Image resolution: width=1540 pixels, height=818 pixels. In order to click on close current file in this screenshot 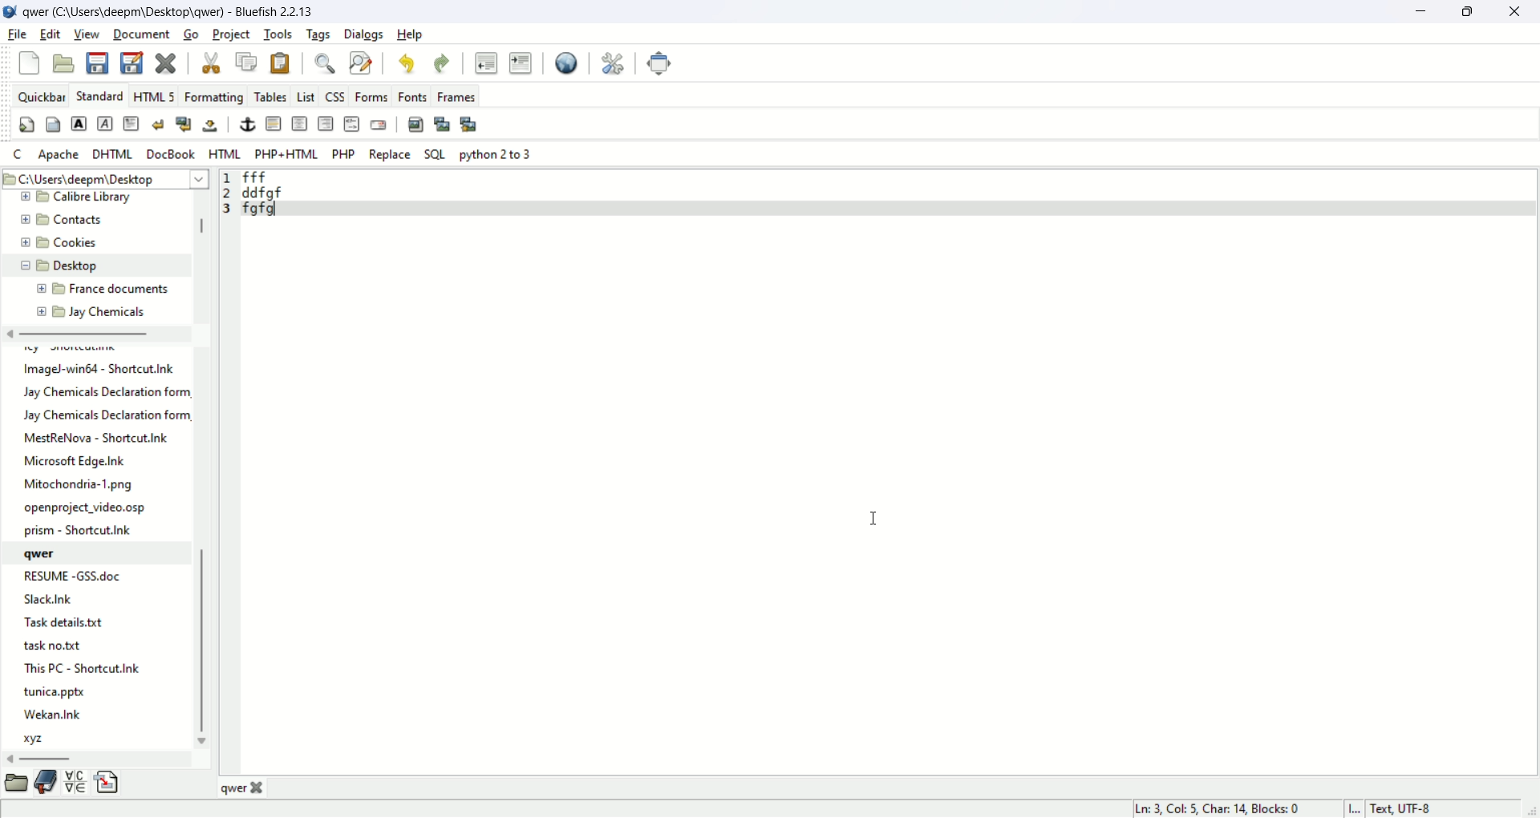, I will do `click(168, 62)`.